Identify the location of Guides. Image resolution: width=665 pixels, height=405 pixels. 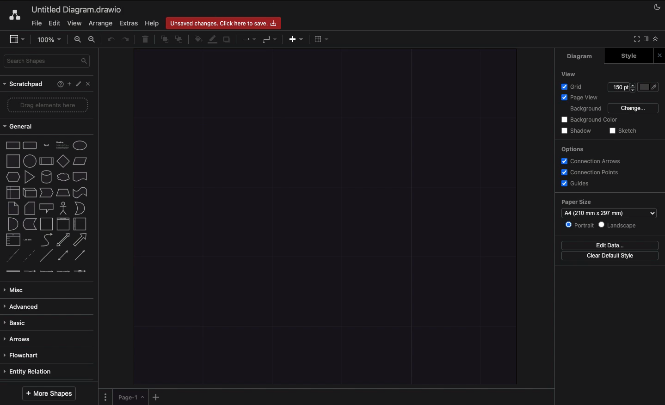
(577, 184).